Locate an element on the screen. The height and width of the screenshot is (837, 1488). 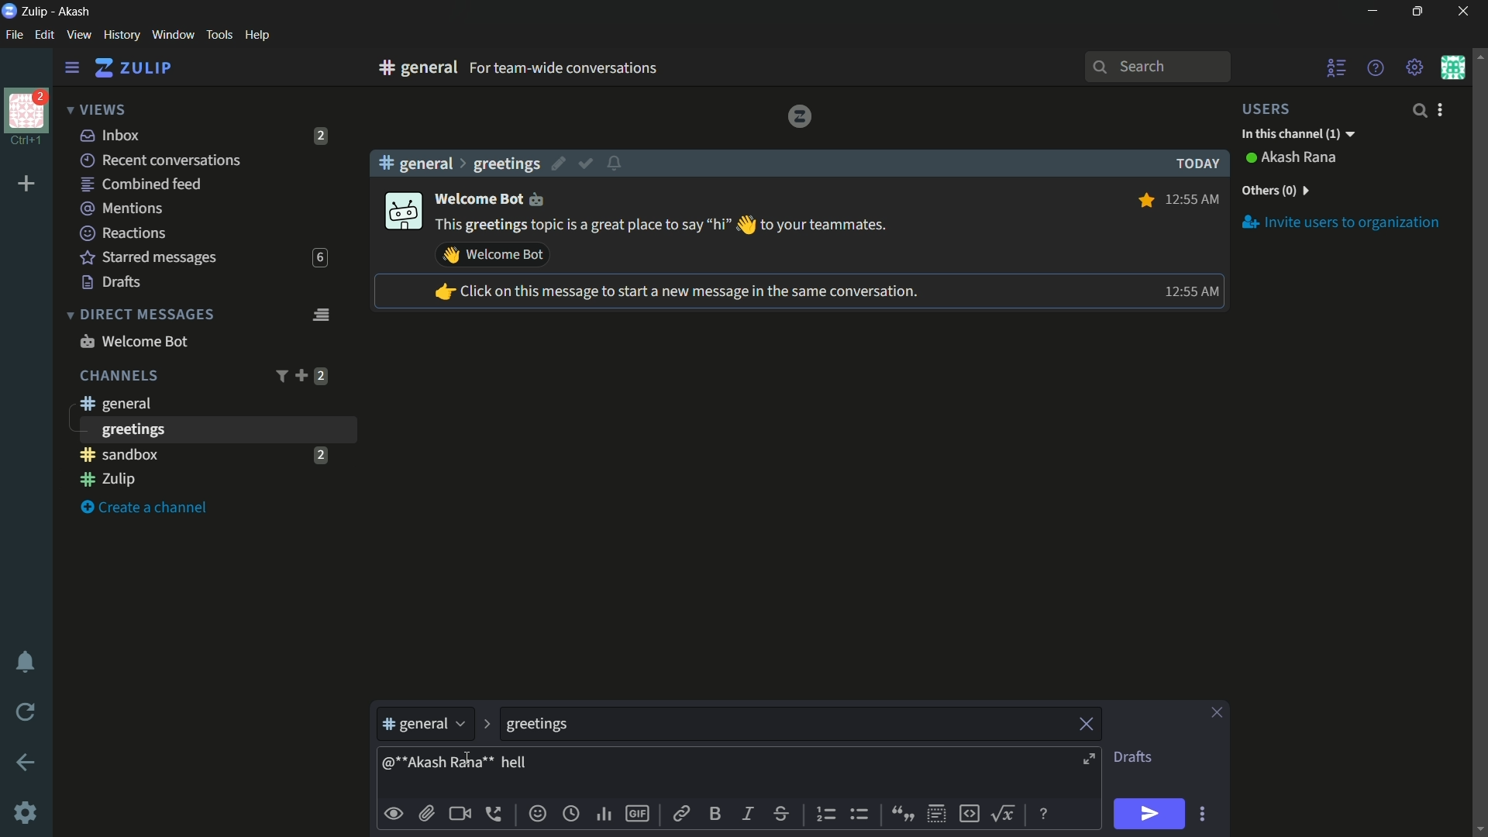
settings is located at coordinates (72, 68).